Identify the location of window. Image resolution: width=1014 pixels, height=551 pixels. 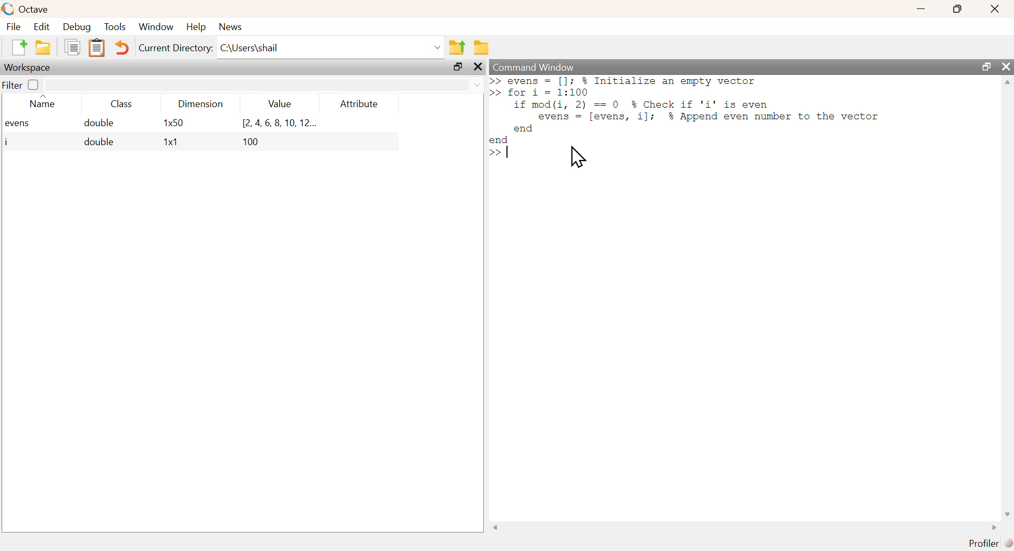
(157, 27).